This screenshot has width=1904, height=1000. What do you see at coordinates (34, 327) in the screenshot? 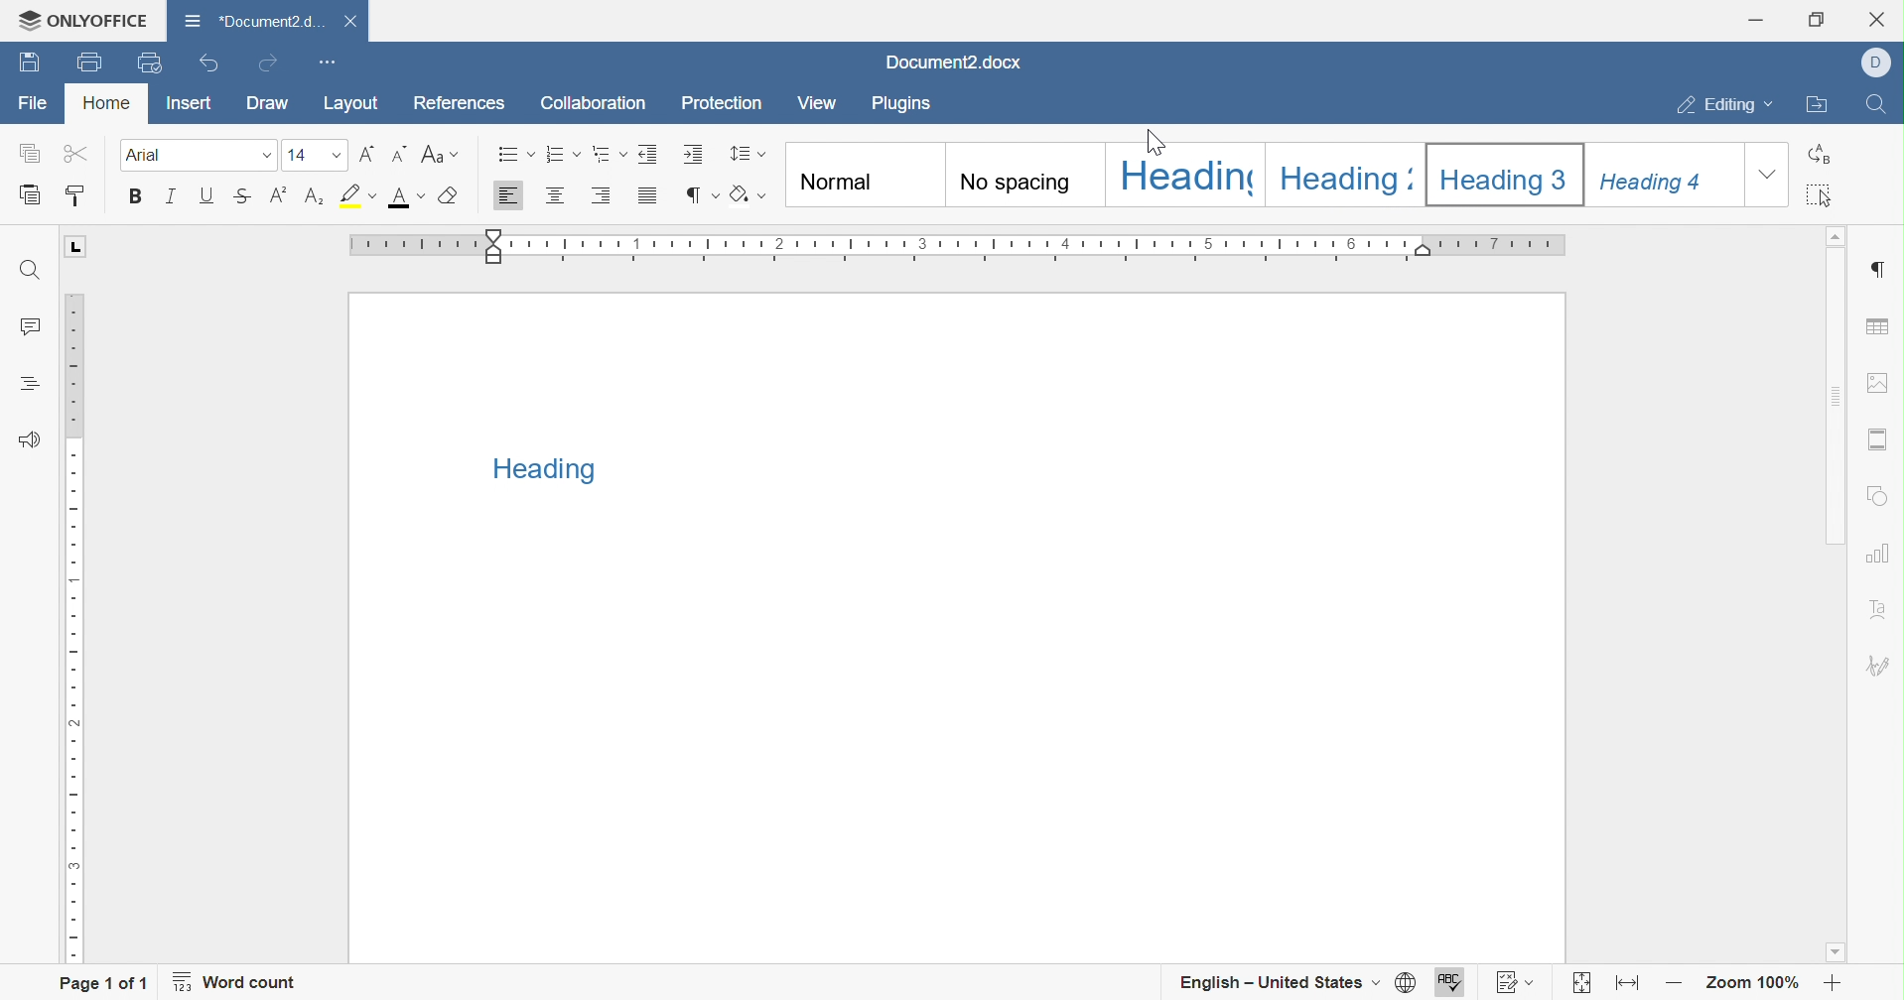
I see `Comments` at bounding box center [34, 327].